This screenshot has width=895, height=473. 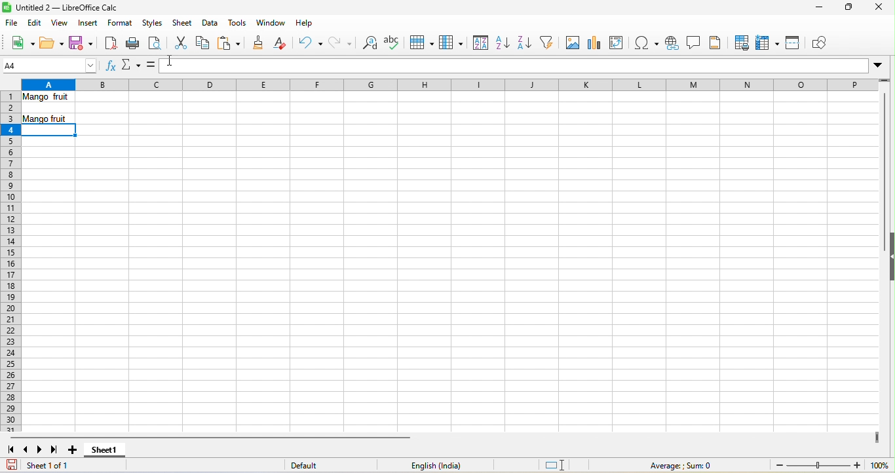 What do you see at coordinates (183, 23) in the screenshot?
I see `sheet` at bounding box center [183, 23].